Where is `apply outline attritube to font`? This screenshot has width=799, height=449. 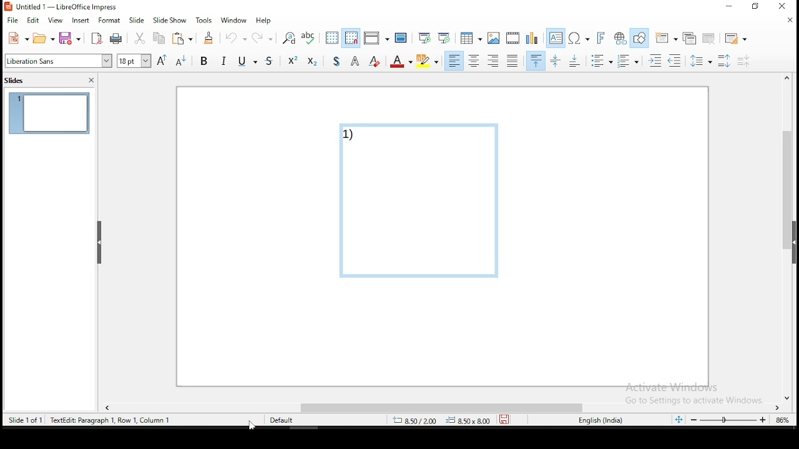 apply outline attritube to font is located at coordinates (353, 61).